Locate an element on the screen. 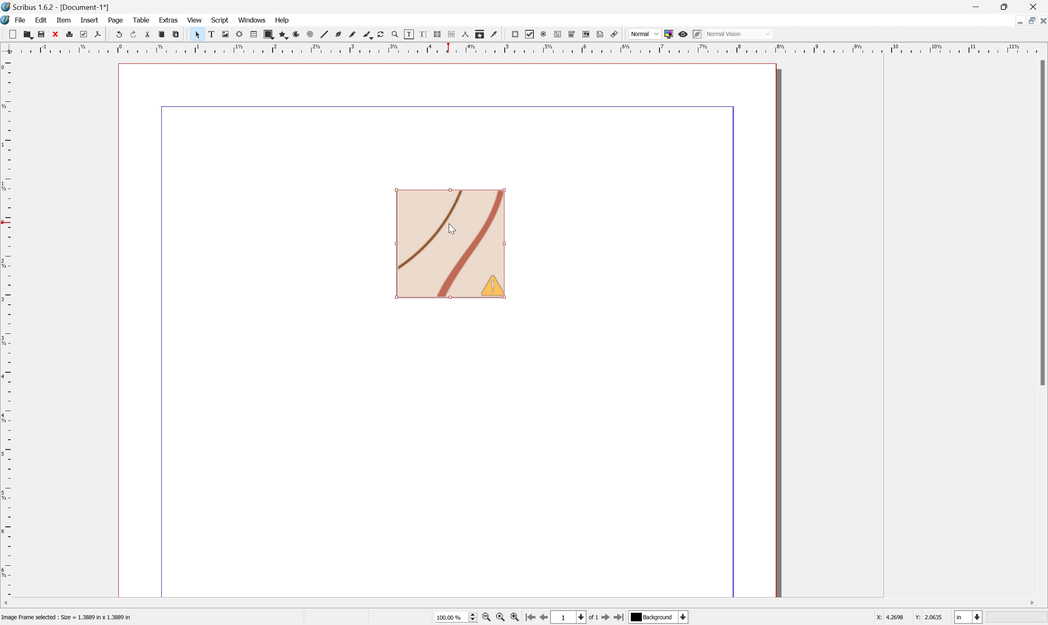 This screenshot has height=625, width=1048. Scribus icon is located at coordinates (7, 20).